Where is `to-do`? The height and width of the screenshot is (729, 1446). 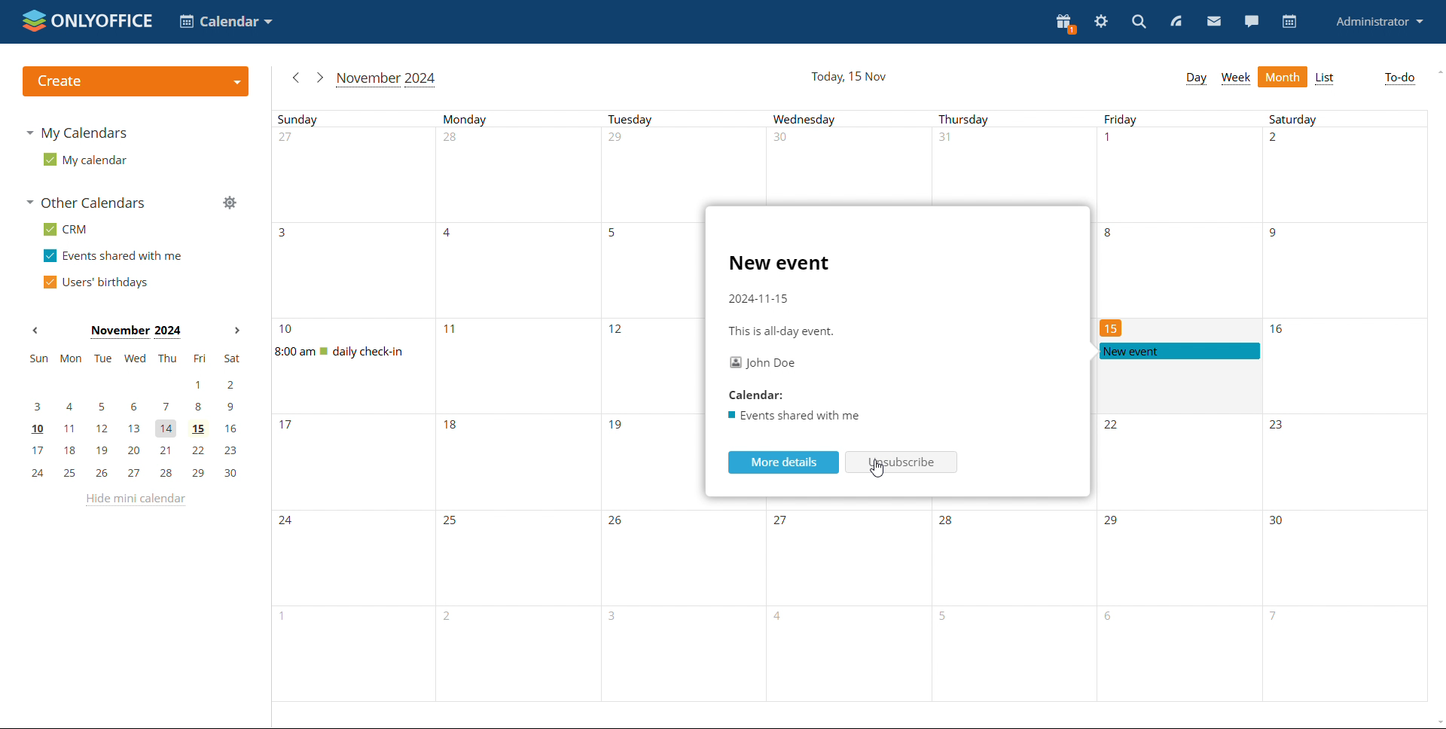 to-do is located at coordinates (1399, 79).